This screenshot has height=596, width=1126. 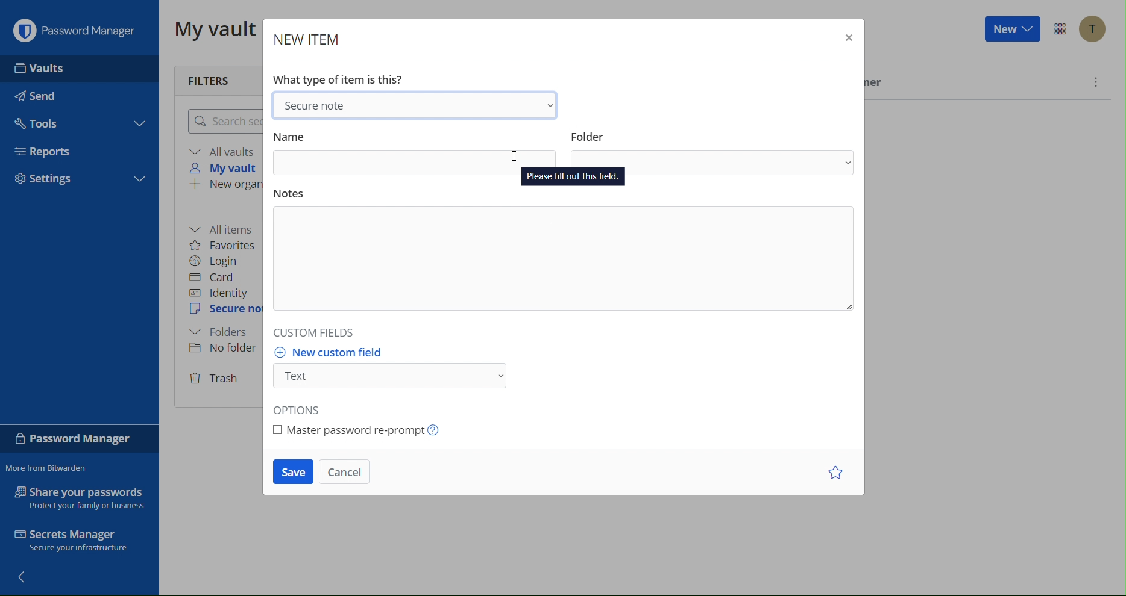 I want to click on New organization, so click(x=225, y=185).